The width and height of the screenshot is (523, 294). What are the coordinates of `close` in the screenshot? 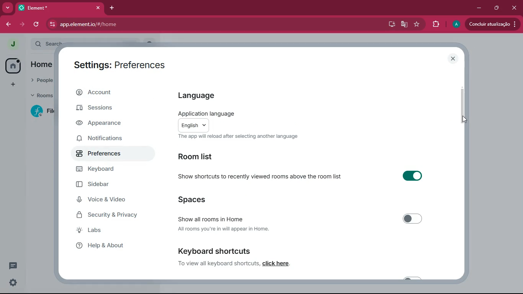 It's located at (453, 59).